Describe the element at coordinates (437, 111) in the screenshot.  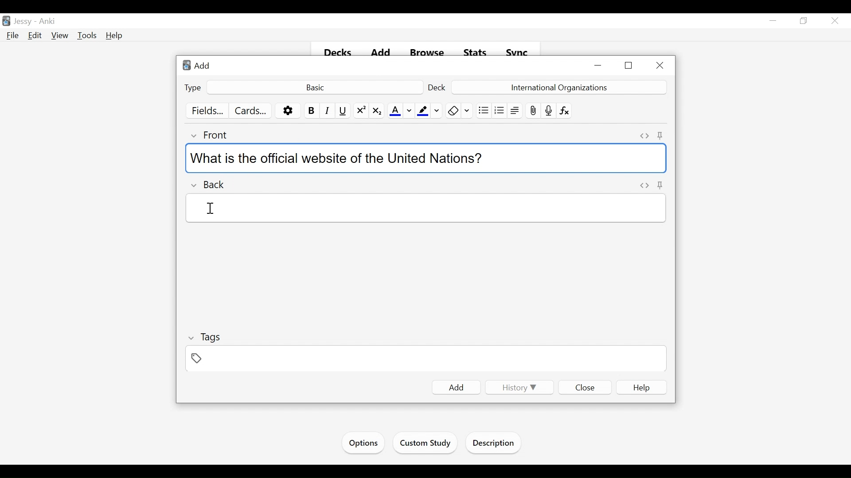
I see `Change Color` at that location.